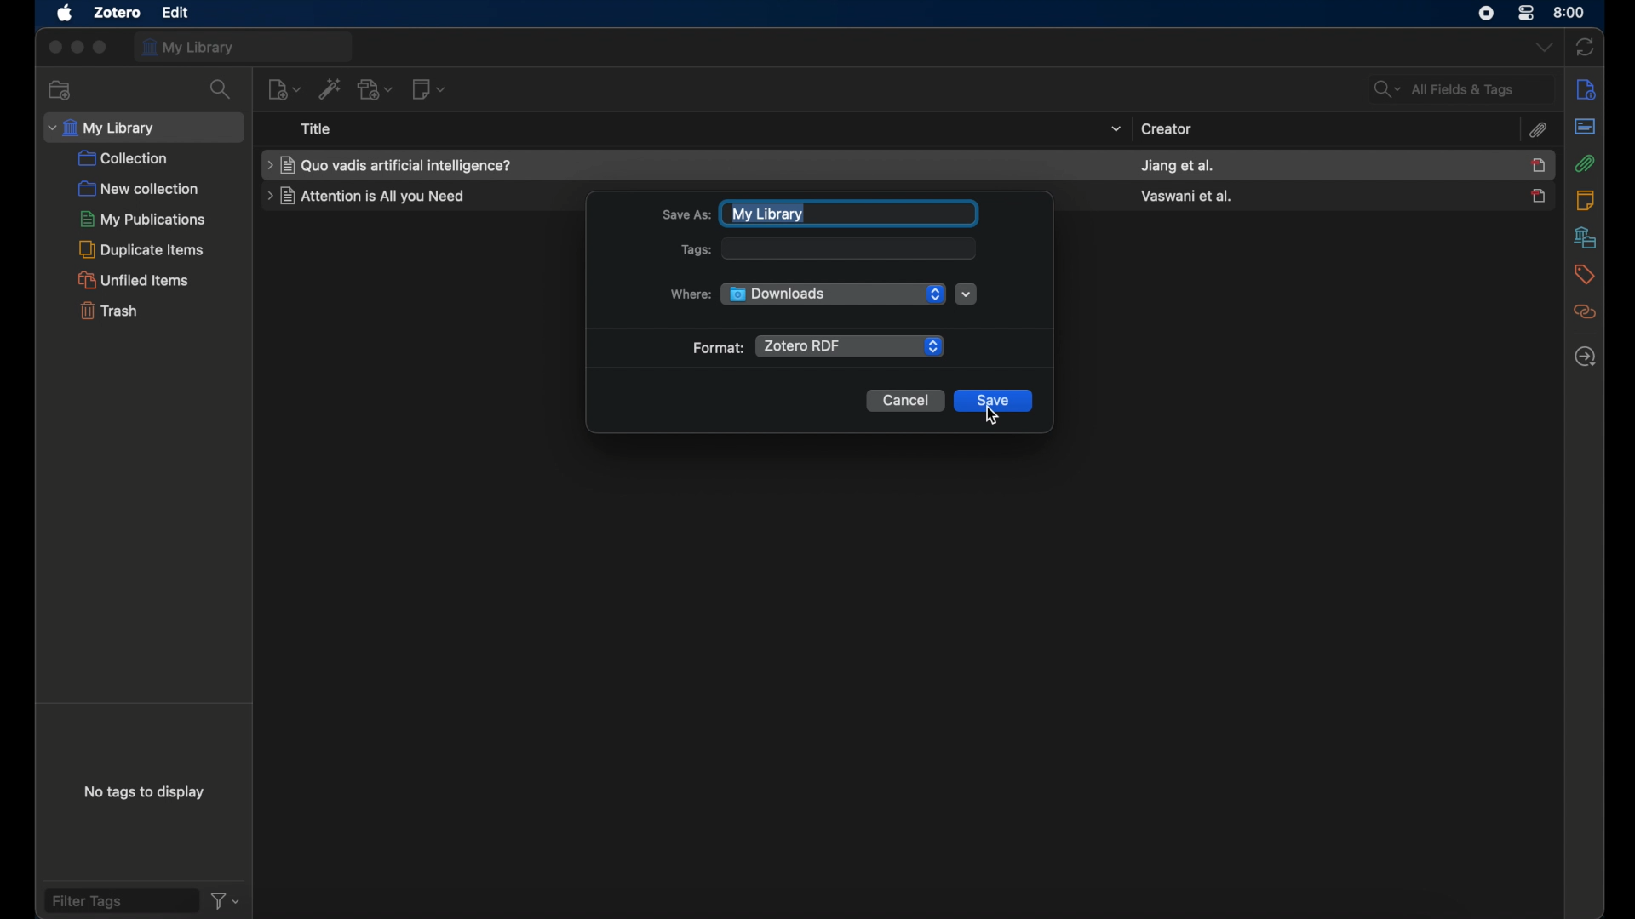 This screenshot has height=919, width=1635. I want to click on time, so click(1570, 12).